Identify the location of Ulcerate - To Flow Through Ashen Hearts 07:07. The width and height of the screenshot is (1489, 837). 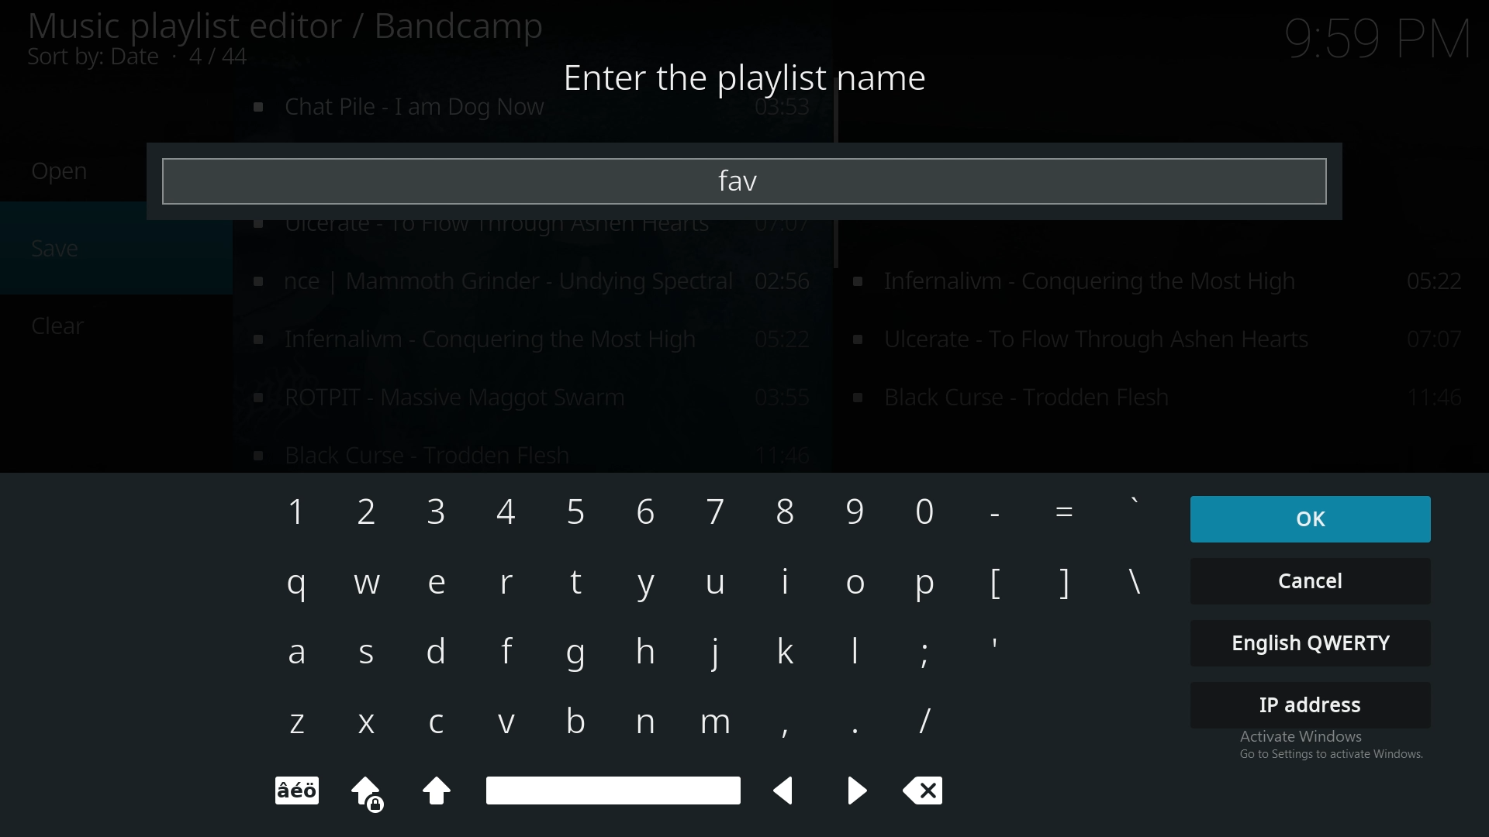
(1163, 400).